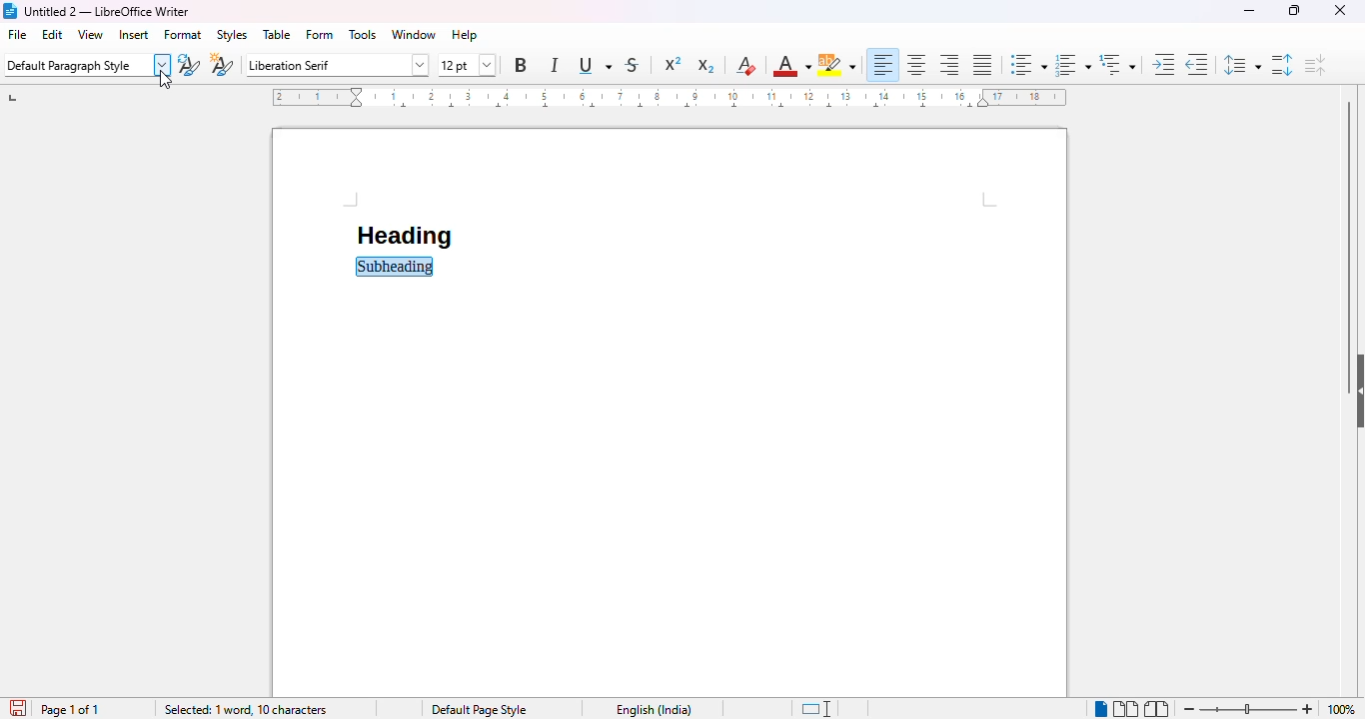 This screenshot has height=719, width=1365. What do you see at coordinates (53, 34) in the screenshot?
I see `edit` at bounding box center [53, 34].